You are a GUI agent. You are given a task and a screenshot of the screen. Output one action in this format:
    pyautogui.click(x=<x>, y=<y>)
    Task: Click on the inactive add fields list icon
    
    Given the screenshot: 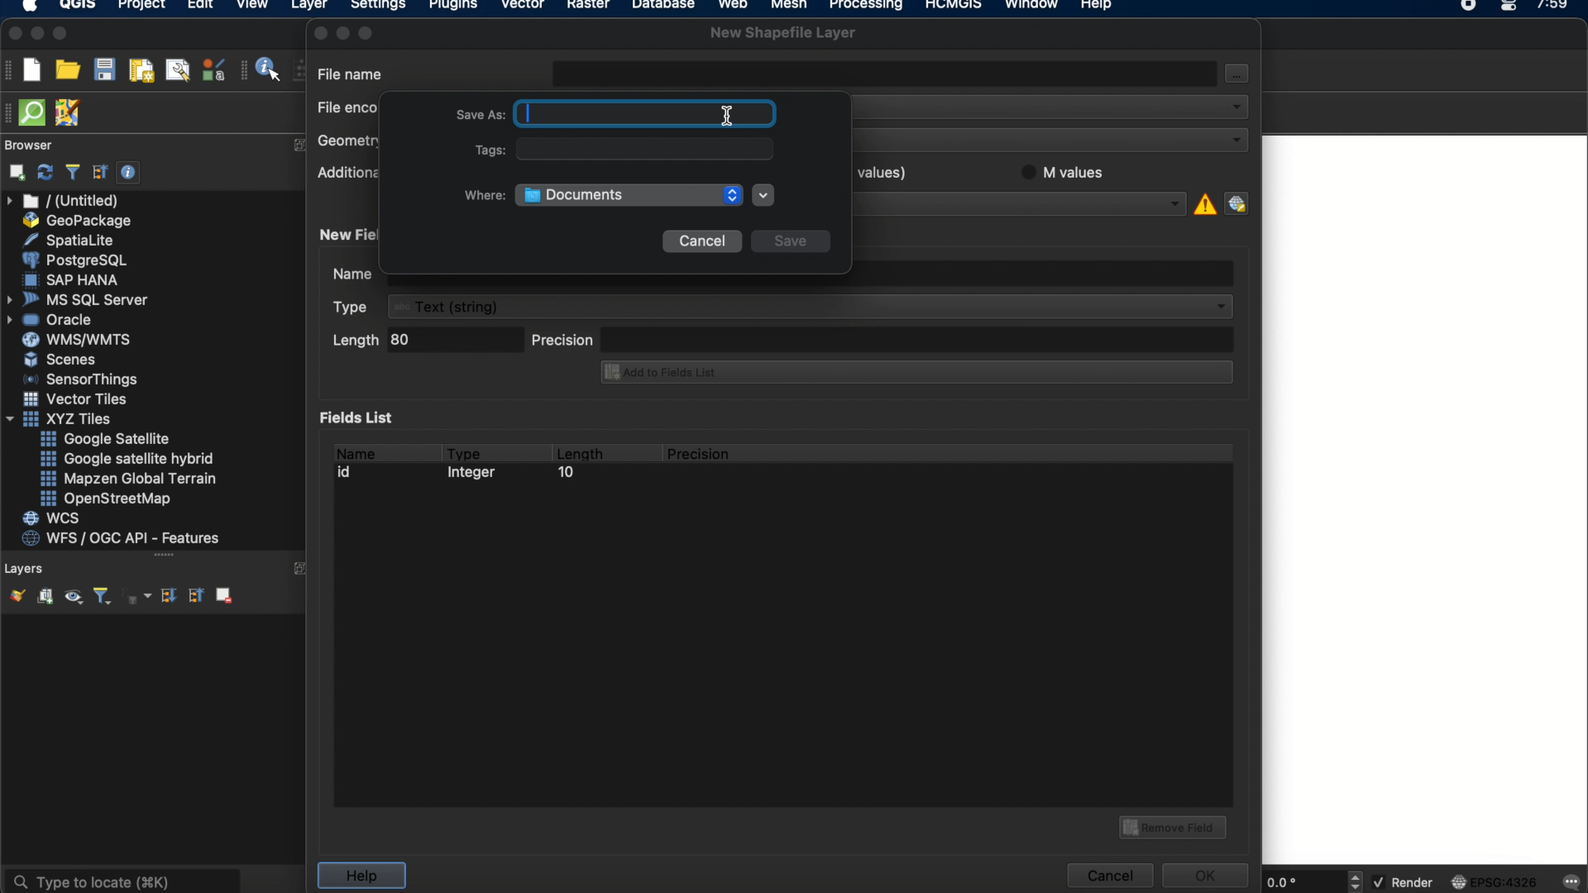 What is the action you would take?
    pyautogui.click(x=914, y=374)
    